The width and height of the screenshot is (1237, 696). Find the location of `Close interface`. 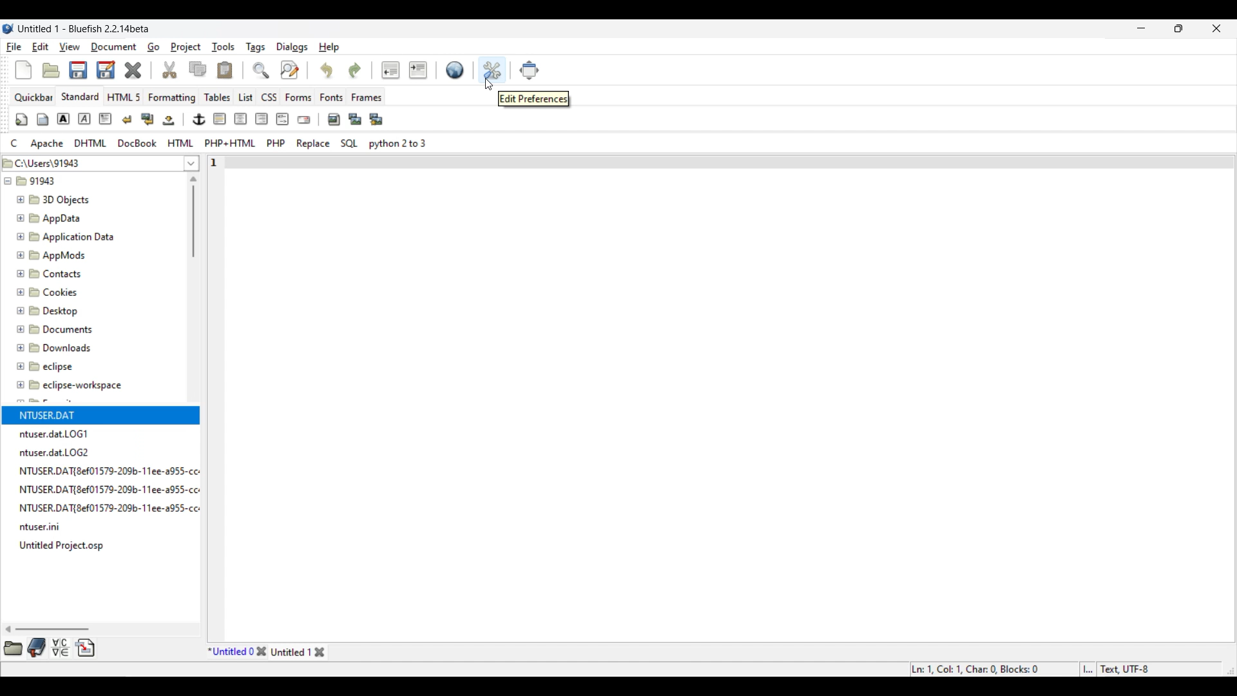

Close interface is located at coordinates (1217, 28).